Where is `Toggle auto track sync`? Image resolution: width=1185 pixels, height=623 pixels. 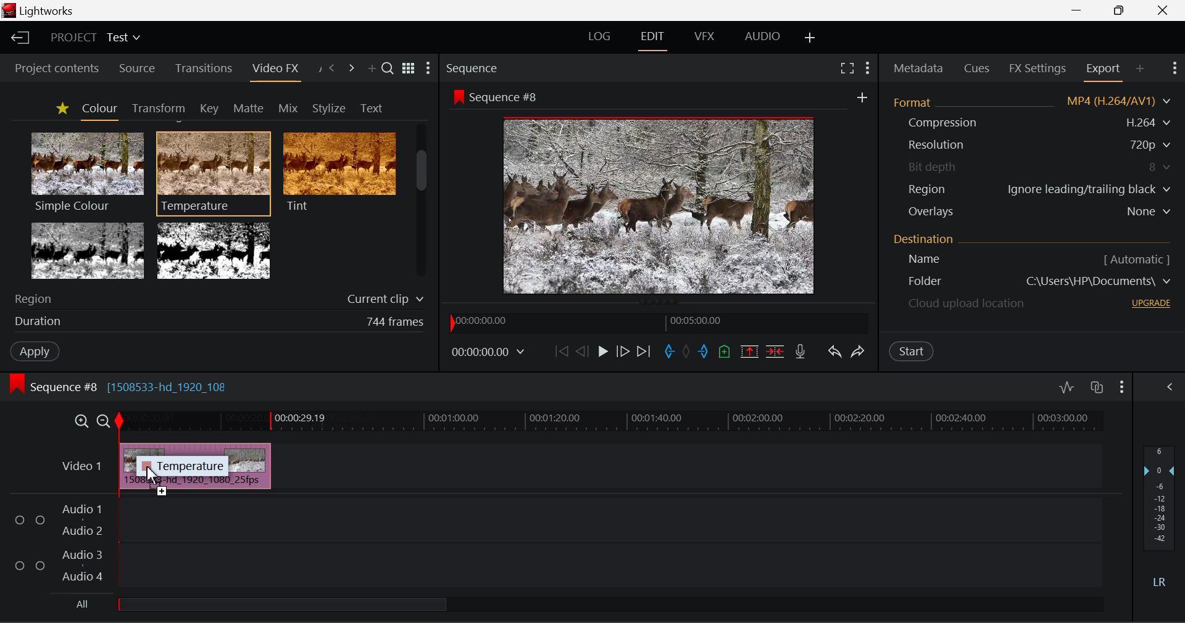
Toggle auto track sync is located at coordinates (1097, 387).